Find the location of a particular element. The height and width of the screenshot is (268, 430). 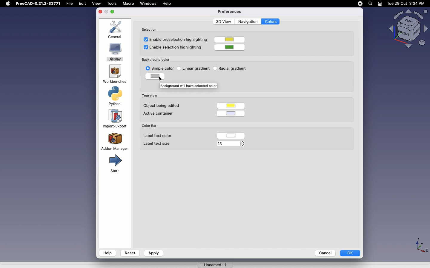

Workbenches is located at coordinates (114, 74).